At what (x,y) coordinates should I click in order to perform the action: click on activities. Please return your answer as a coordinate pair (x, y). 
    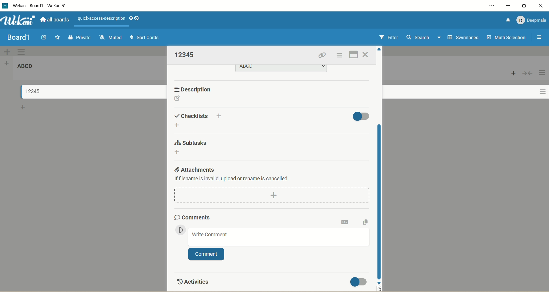
    Looking at the image, I should click on (192, 281).